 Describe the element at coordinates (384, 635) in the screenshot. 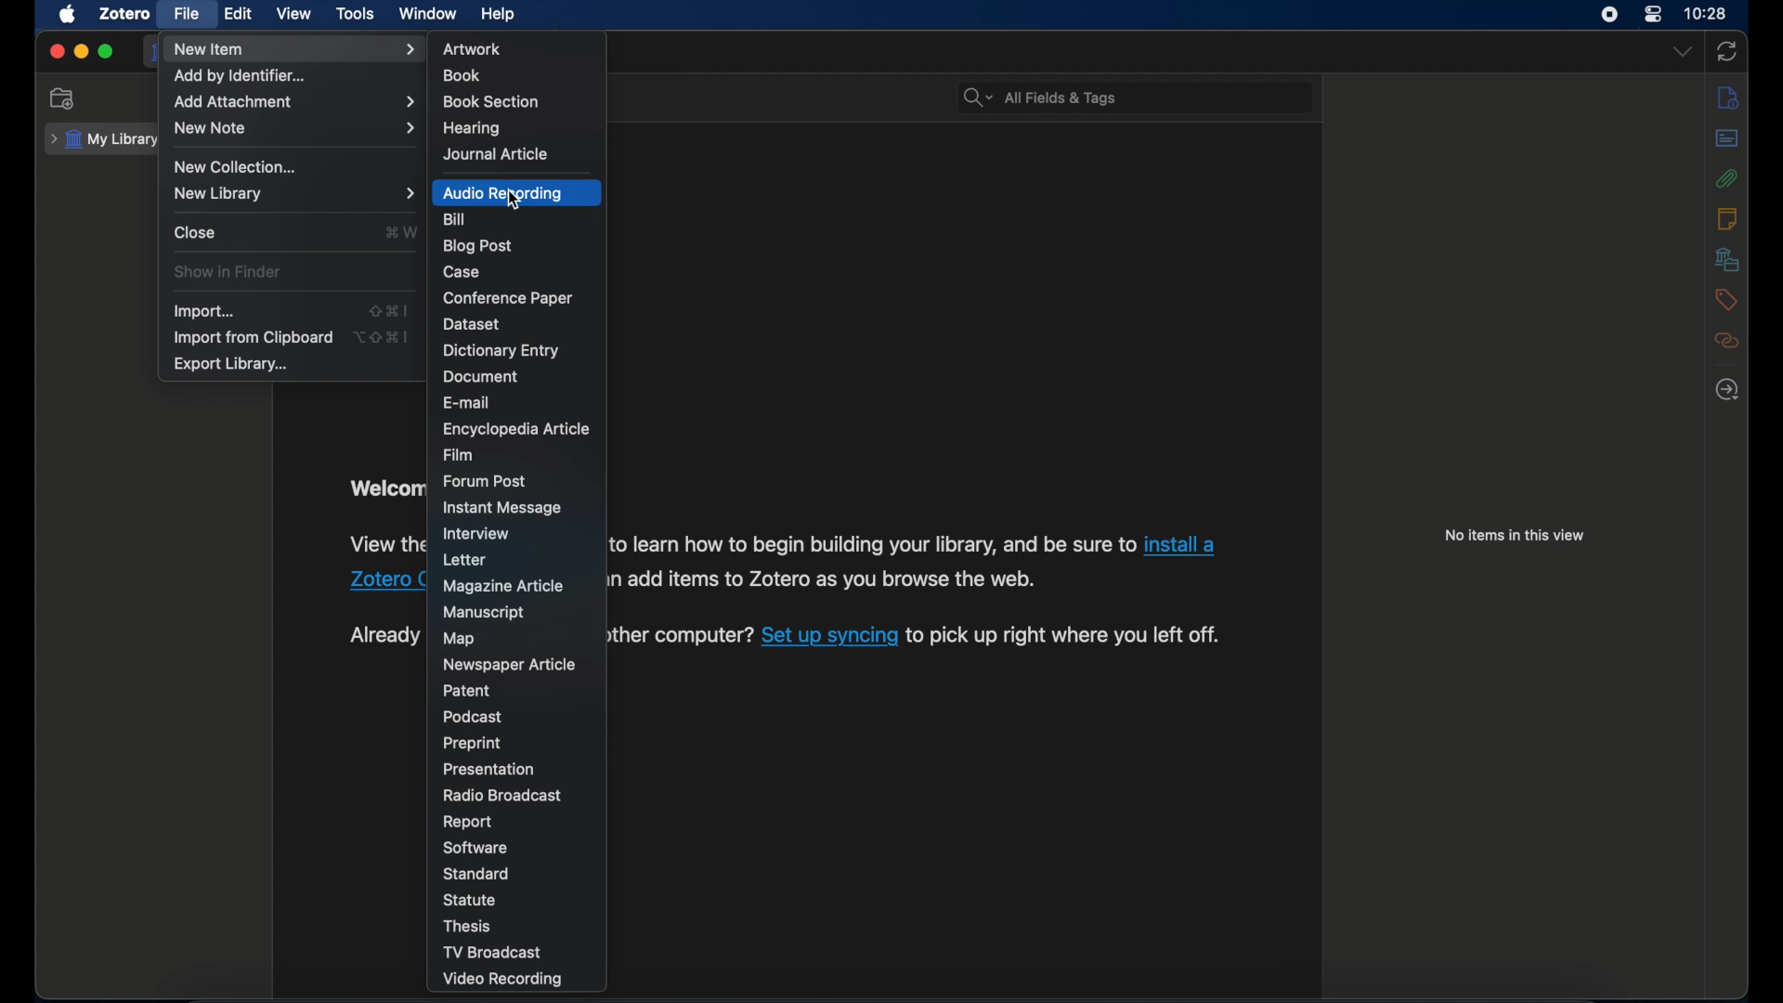

I see `obscure text` at that location.